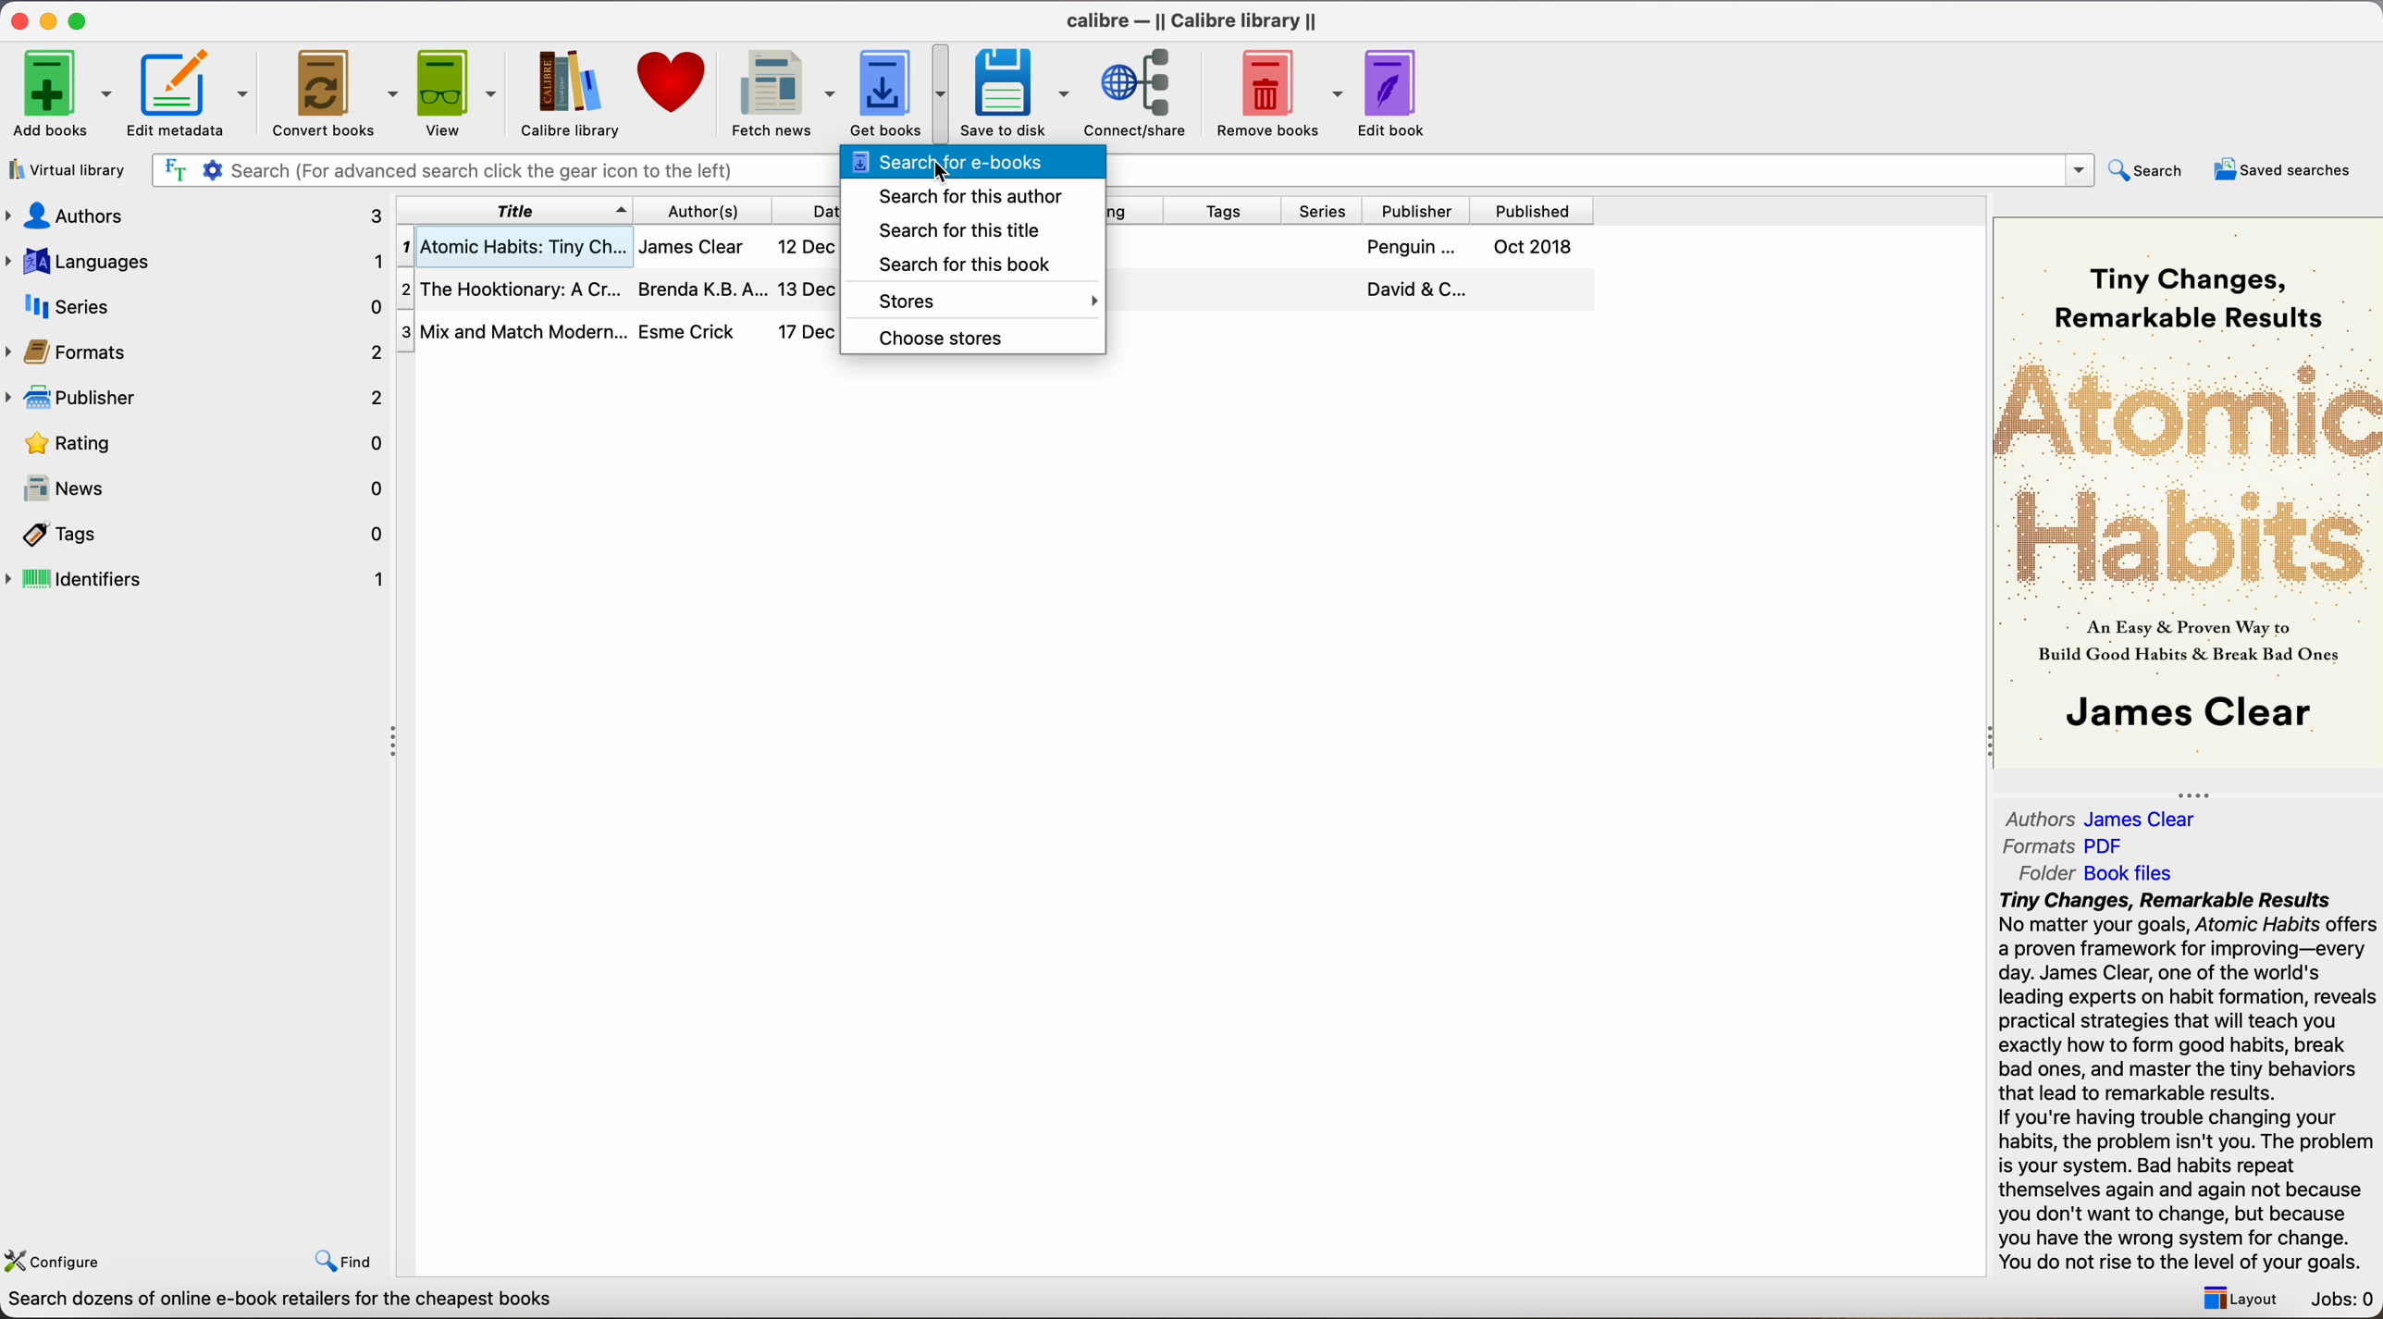 Image resolution: width=2383 pixels, height=1319 pixels. What do you see at coordinates (197, 306) in the screenshot?
I see `series` at bounding box center [197, 306].